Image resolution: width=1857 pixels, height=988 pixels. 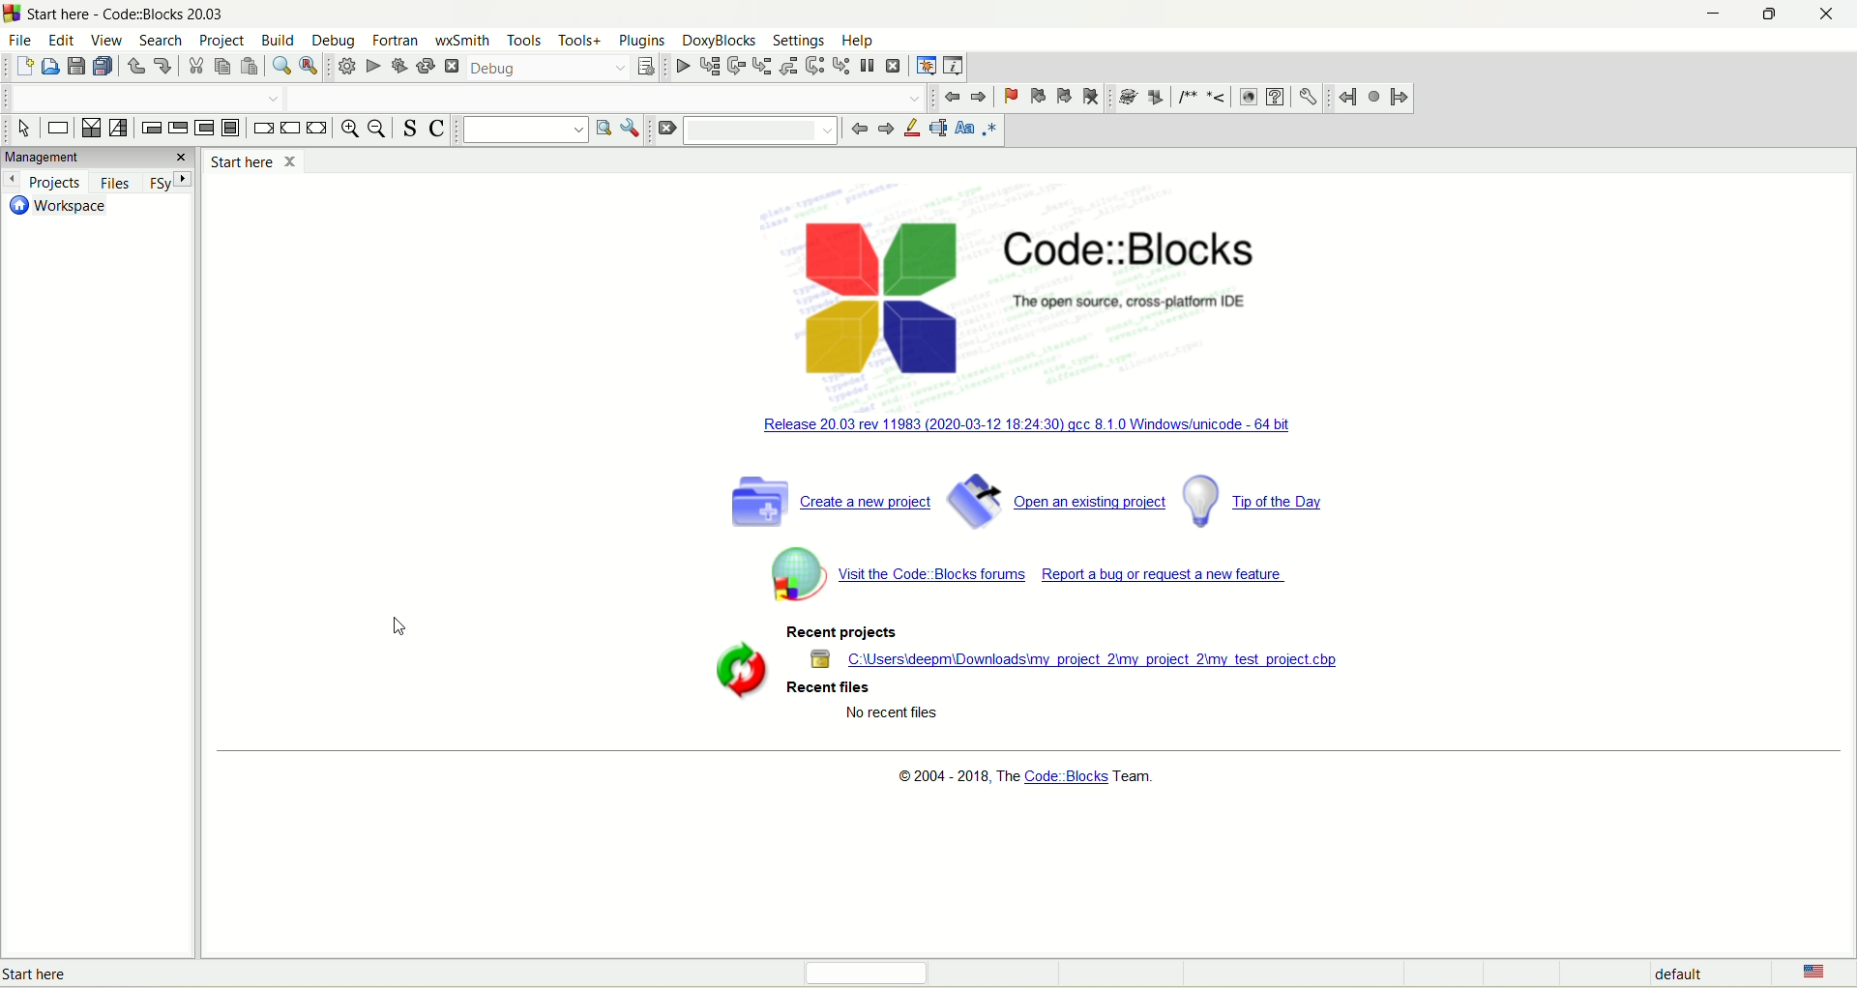 I want to click on search, so click(x=166, y=41).